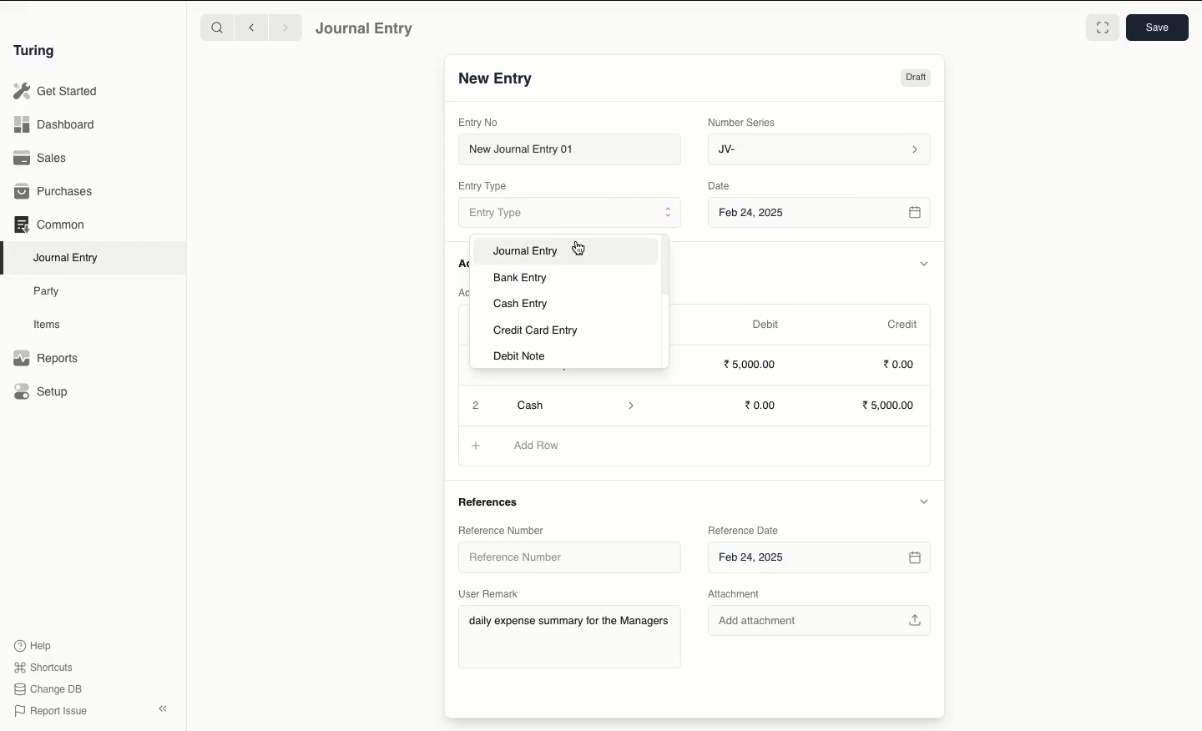 This screenshot has height=731, width=1202. I want to click on cursor, so click(580, 249).